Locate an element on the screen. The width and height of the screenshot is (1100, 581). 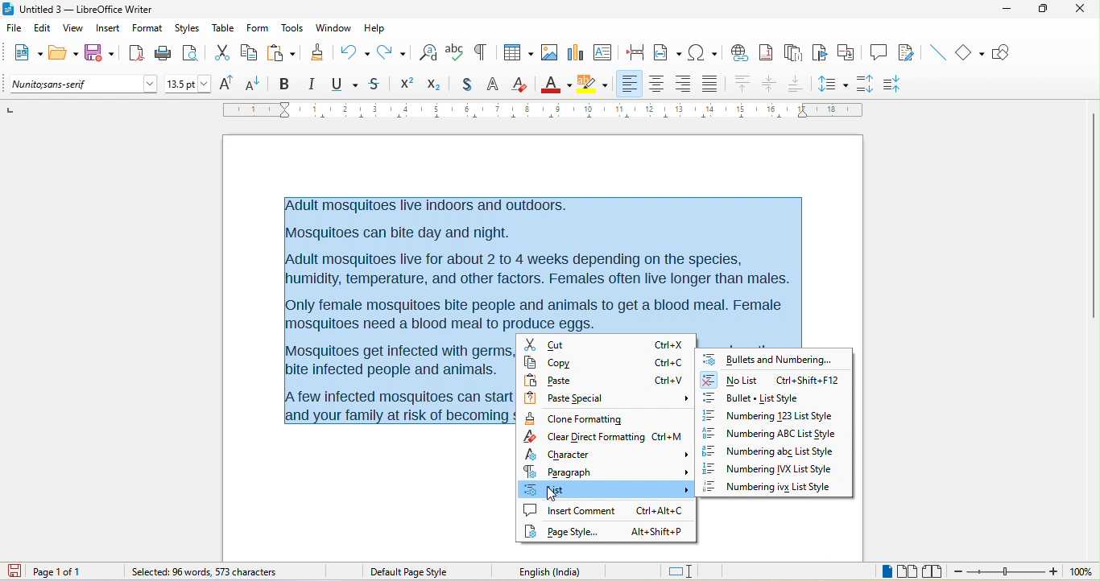
ruler is located at coordinates (542, 110).